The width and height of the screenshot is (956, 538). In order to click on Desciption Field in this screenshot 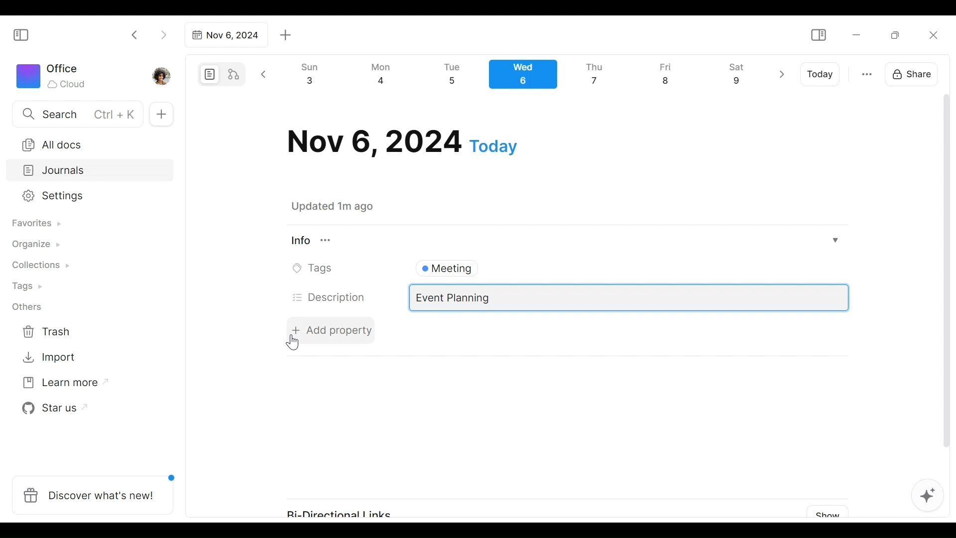, I will do `click(629, 298)`.